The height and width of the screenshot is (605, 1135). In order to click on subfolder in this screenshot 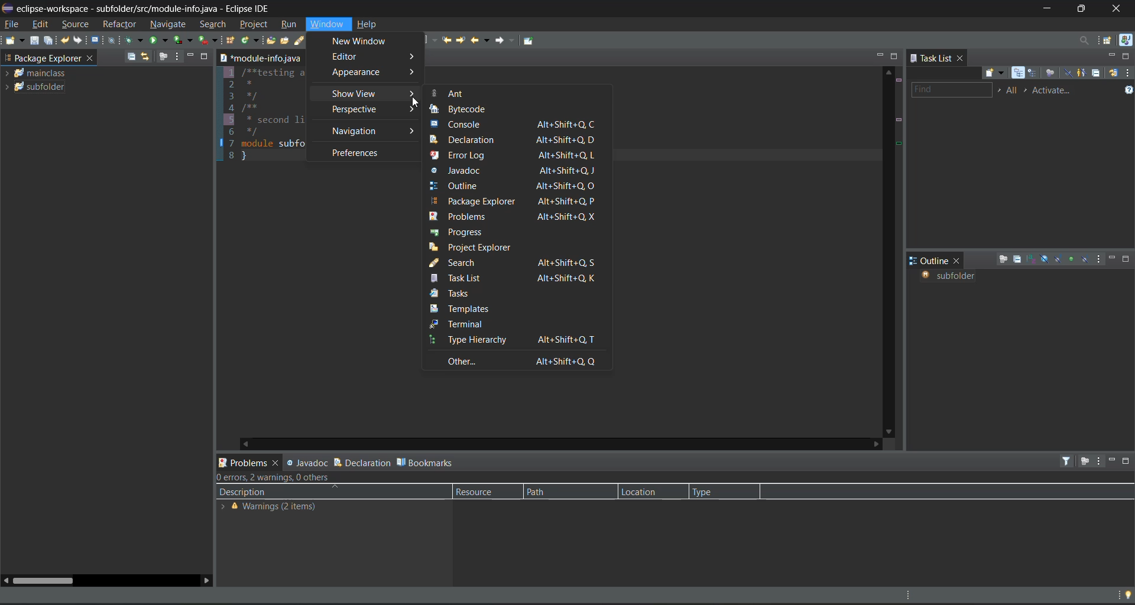, I will do `click(43, 86)`.